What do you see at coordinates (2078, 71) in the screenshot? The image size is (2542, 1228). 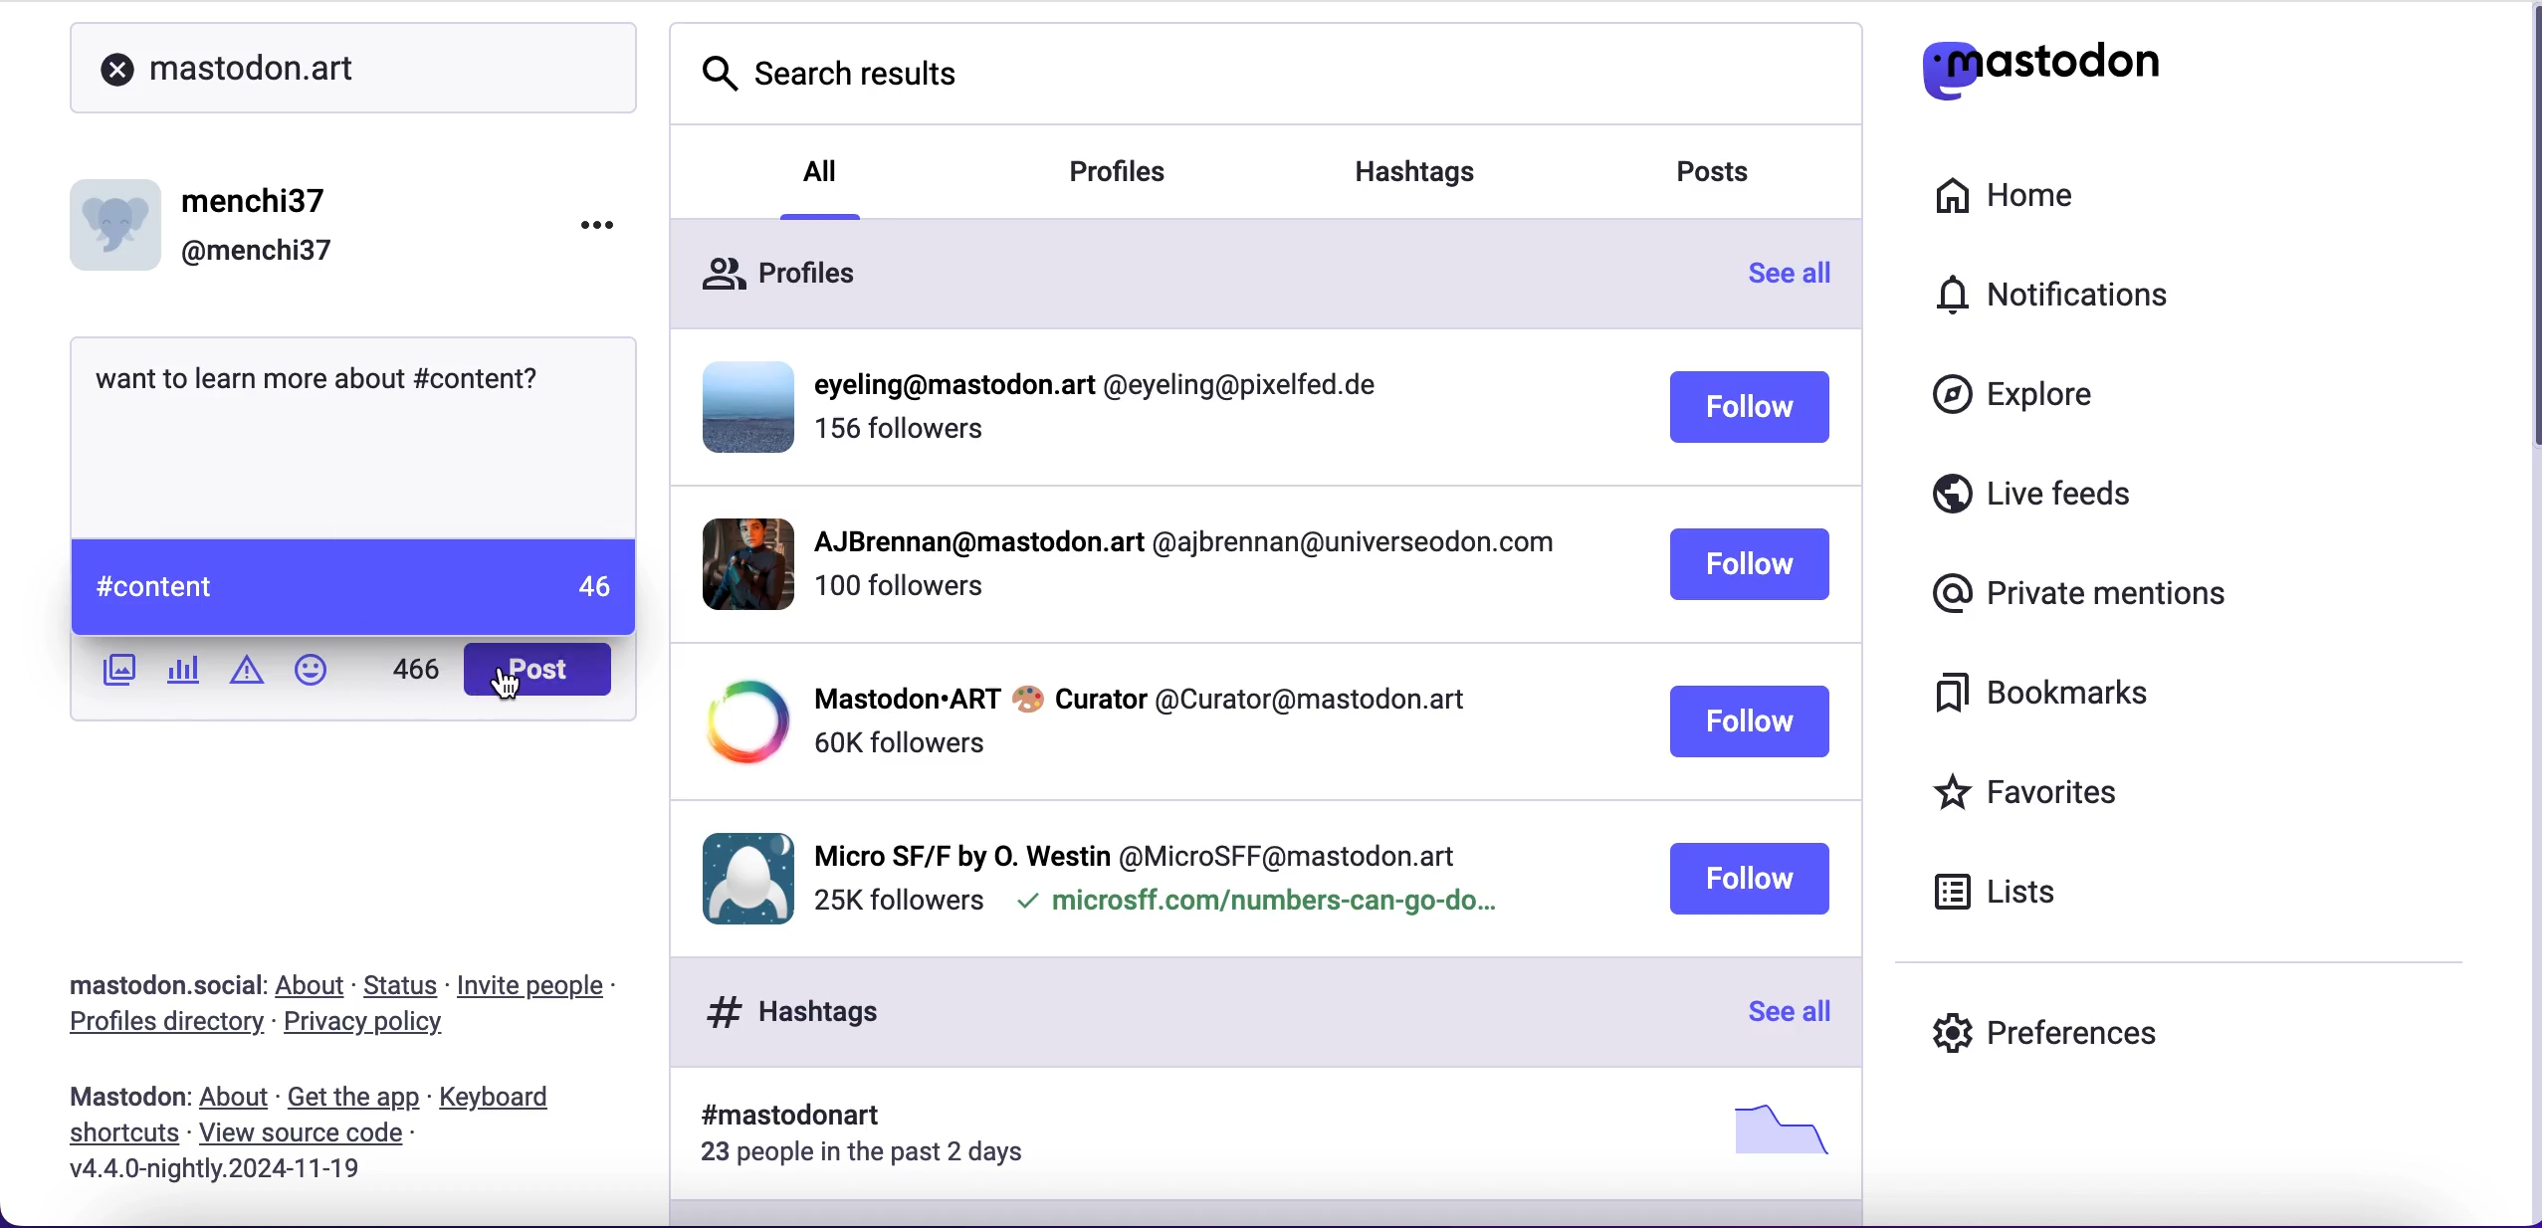 I see `mastodon logo` at bounding box center [2078, 71].